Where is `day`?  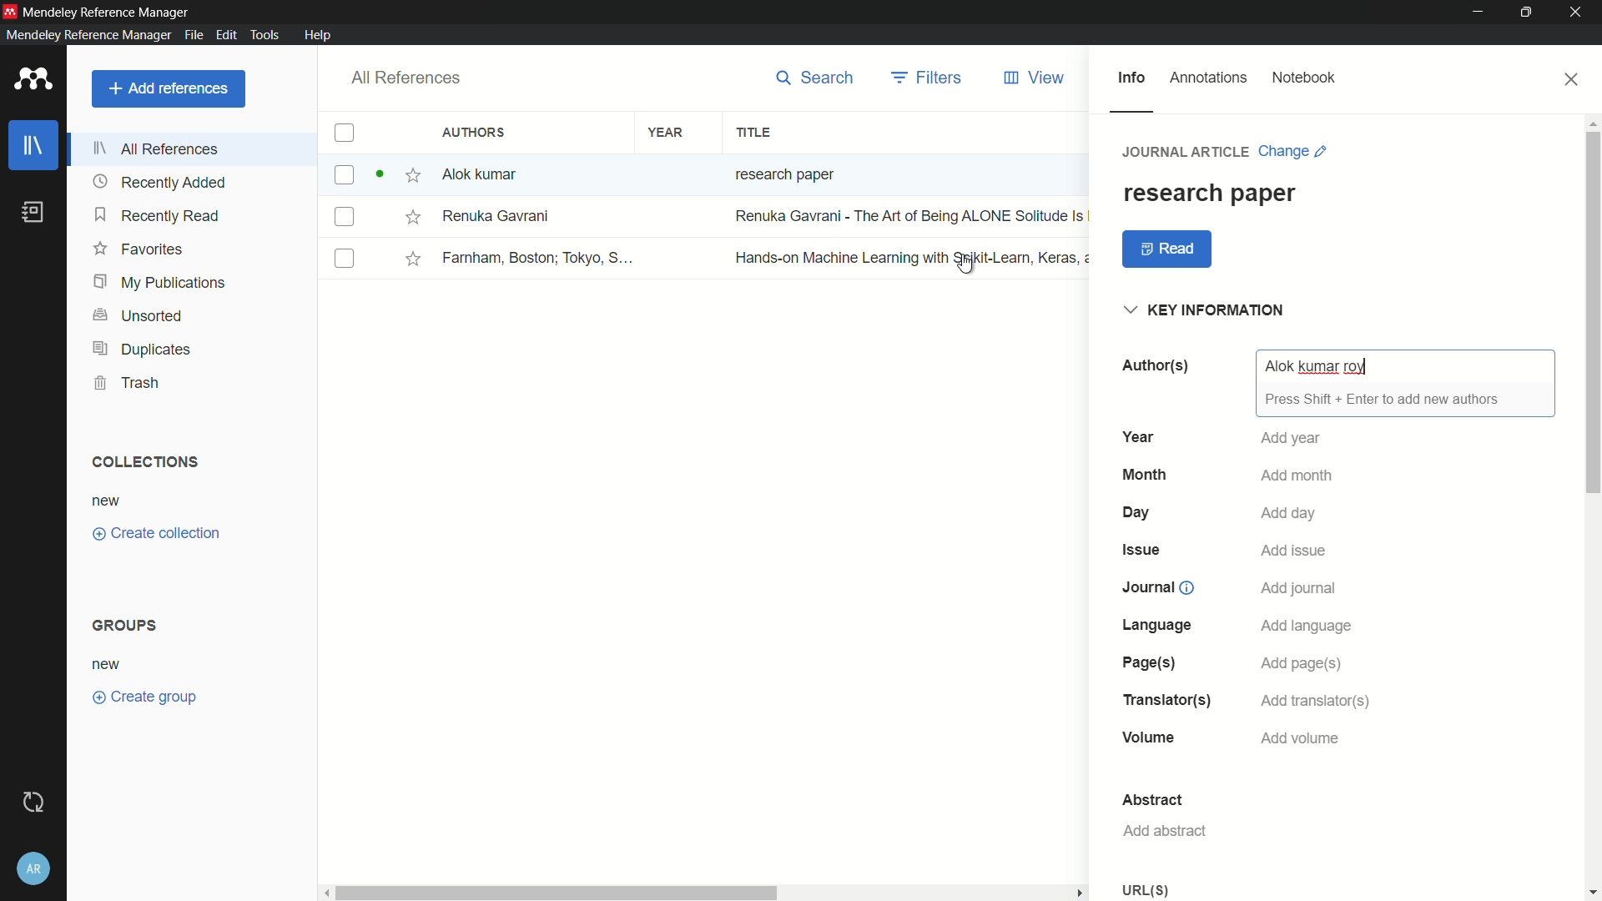
day is located at coordinates (1138, 512).